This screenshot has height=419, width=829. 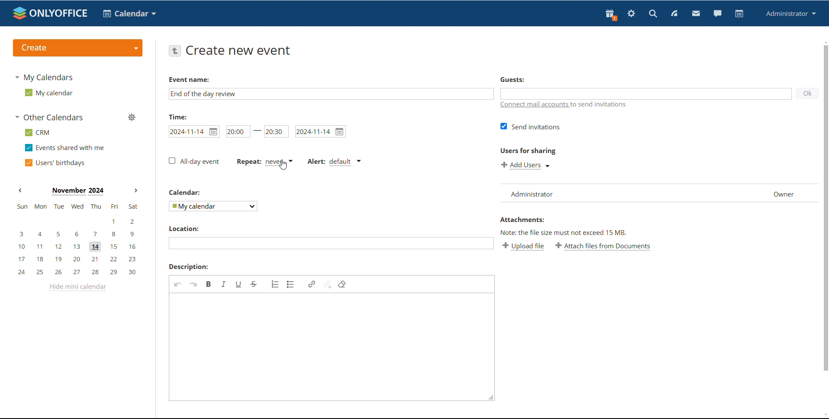 I want to click on italic, so click(x=224, y=284).